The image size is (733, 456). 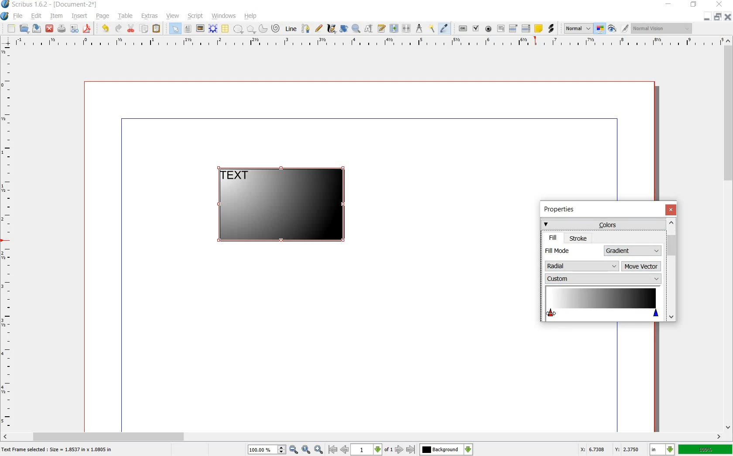 I want to click on preflight verifier, so click(x=74, y=29).